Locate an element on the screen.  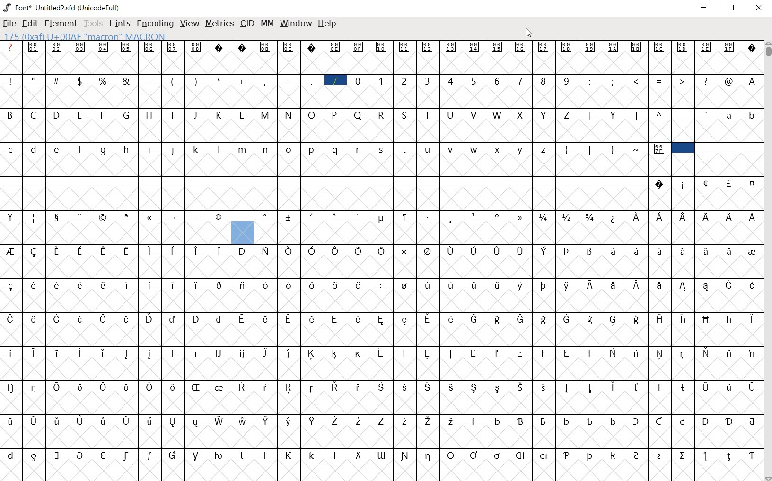
Symbol is located at coordinates (173, 46).